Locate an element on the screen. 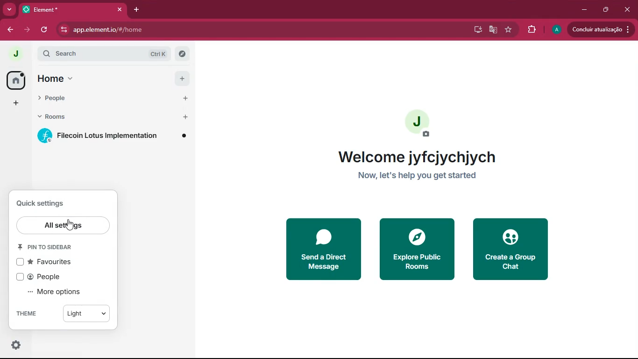 This screenshot has width=638, height=359. quick settings is located at coordinates (49, 203).